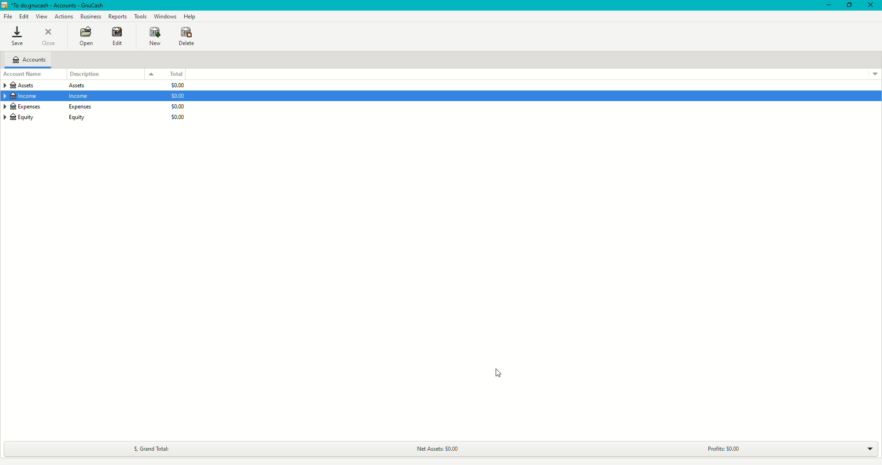  Describe the element at coordinates (871, 6) in the screenshot. I see `Close` at that location.